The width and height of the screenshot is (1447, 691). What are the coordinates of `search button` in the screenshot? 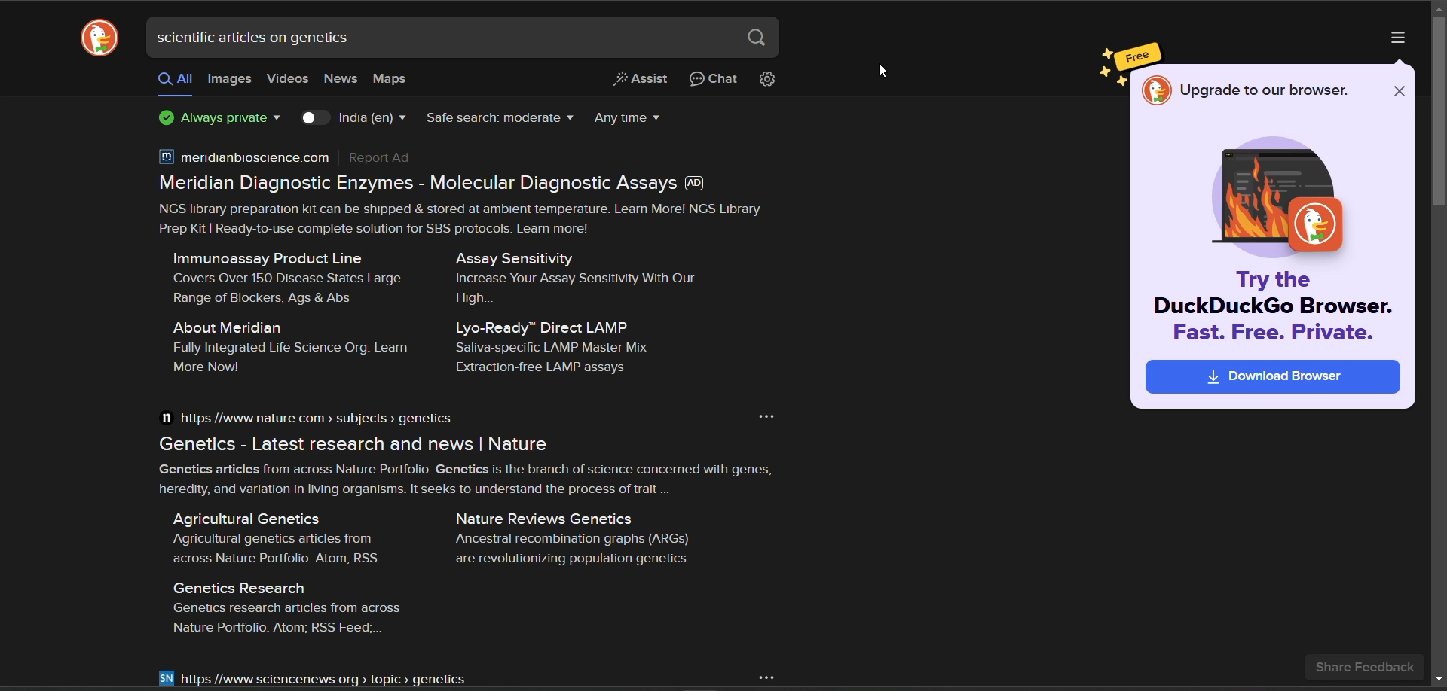 It's located at (757, 41).